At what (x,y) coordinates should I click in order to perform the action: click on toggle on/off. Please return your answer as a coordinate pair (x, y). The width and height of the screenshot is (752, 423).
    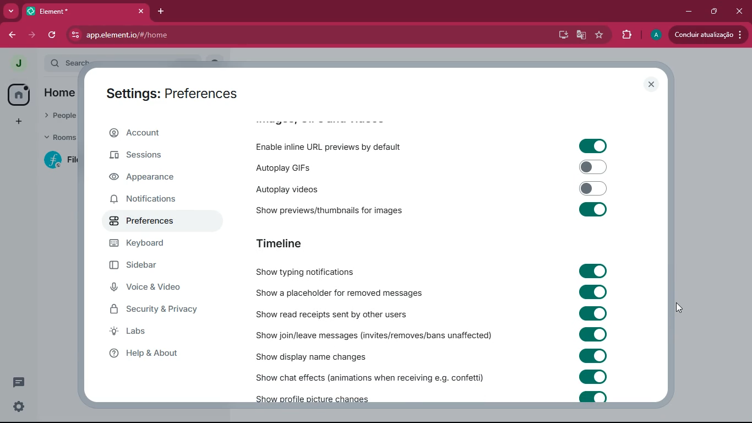
    Looking at the image, I should click on (593, 146).